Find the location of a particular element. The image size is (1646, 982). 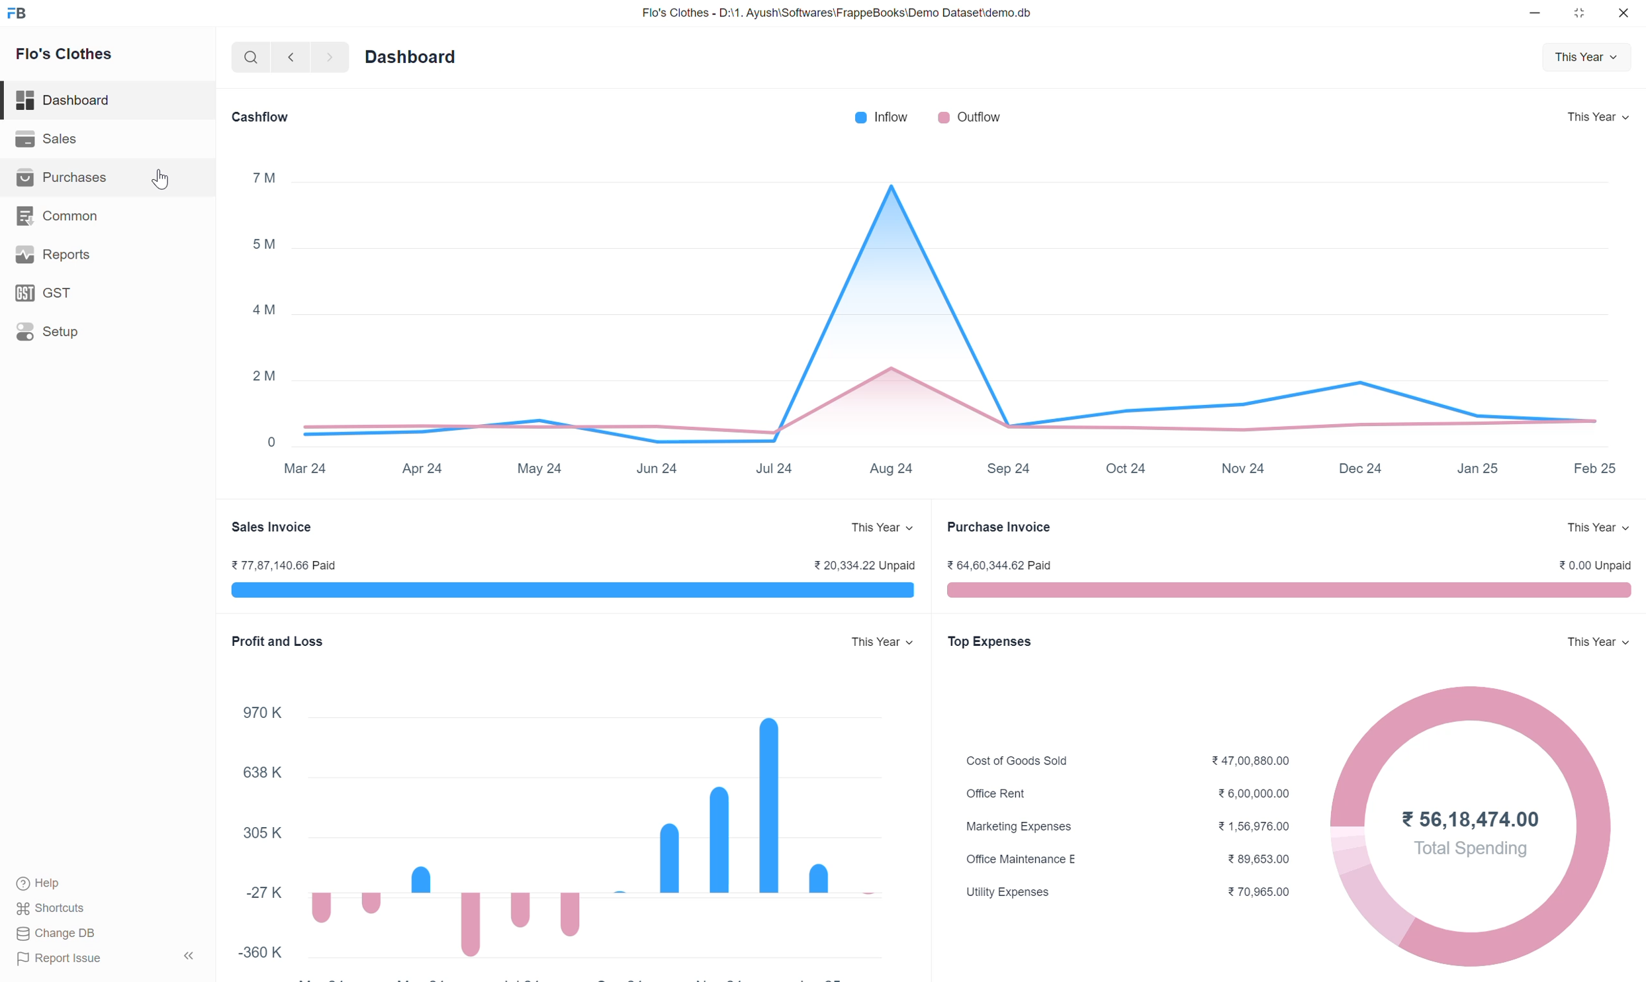

cursor is located at coordinates (162, 179).